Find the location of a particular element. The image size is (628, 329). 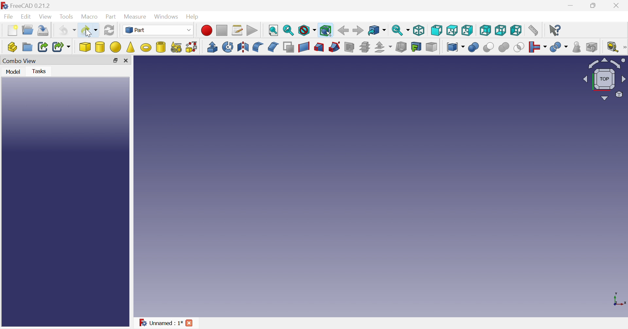

Save is located at coordinates (43, 31).